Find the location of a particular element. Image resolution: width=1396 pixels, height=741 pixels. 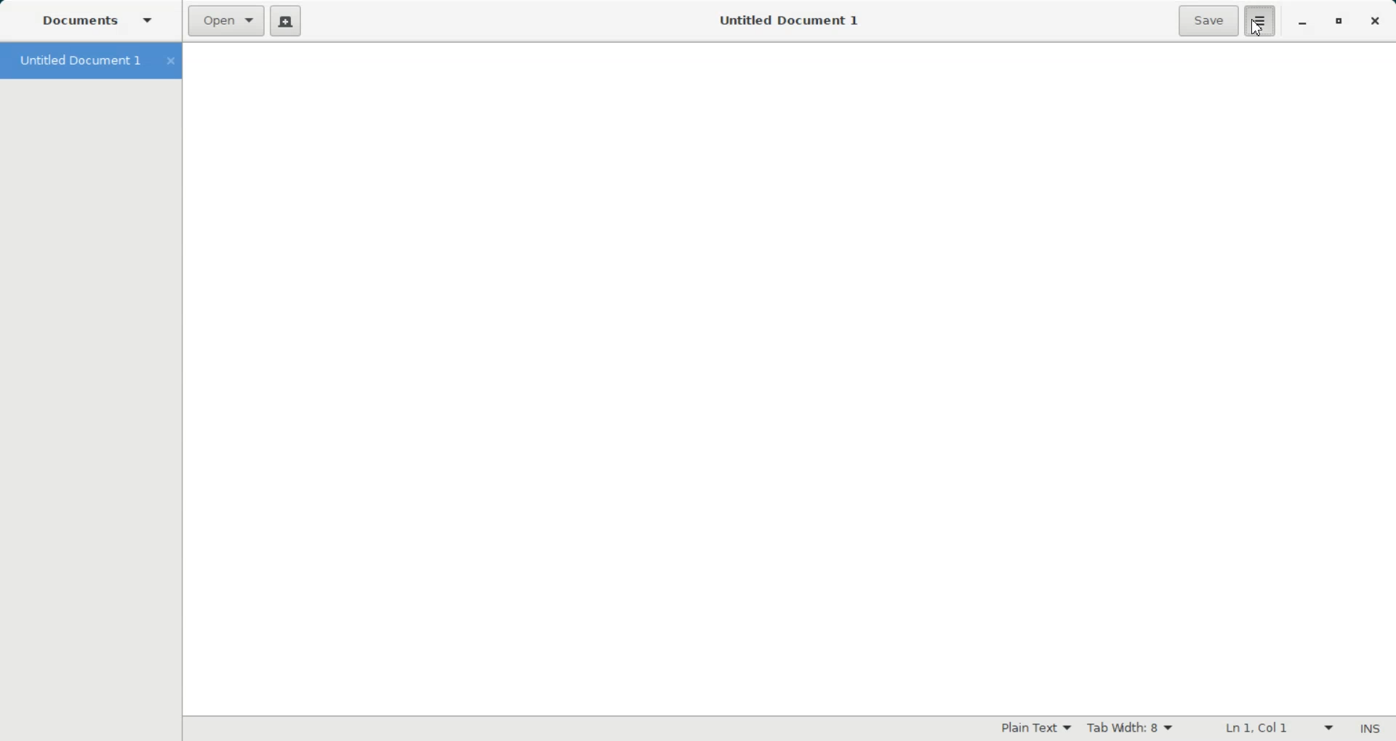

Highlighting Mode is located at coordinates (1036, 729).